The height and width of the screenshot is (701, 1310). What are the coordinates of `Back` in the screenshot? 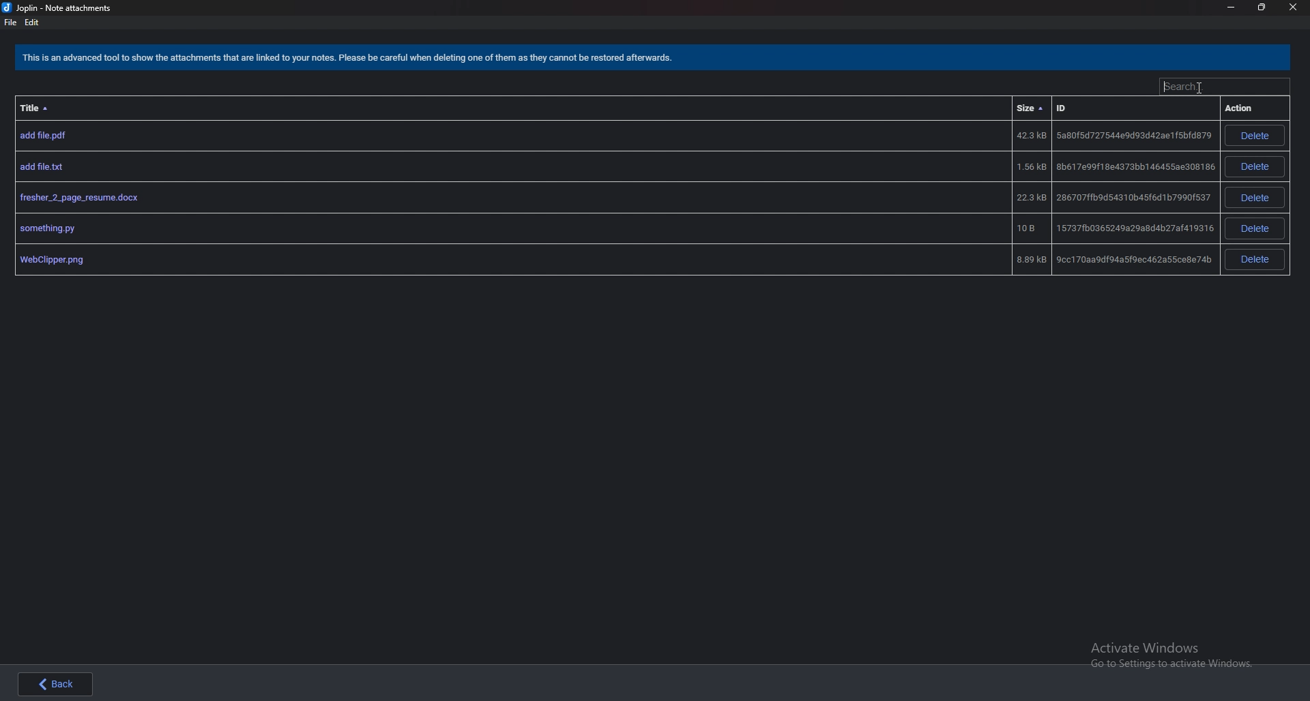 It's located at (59, 683).